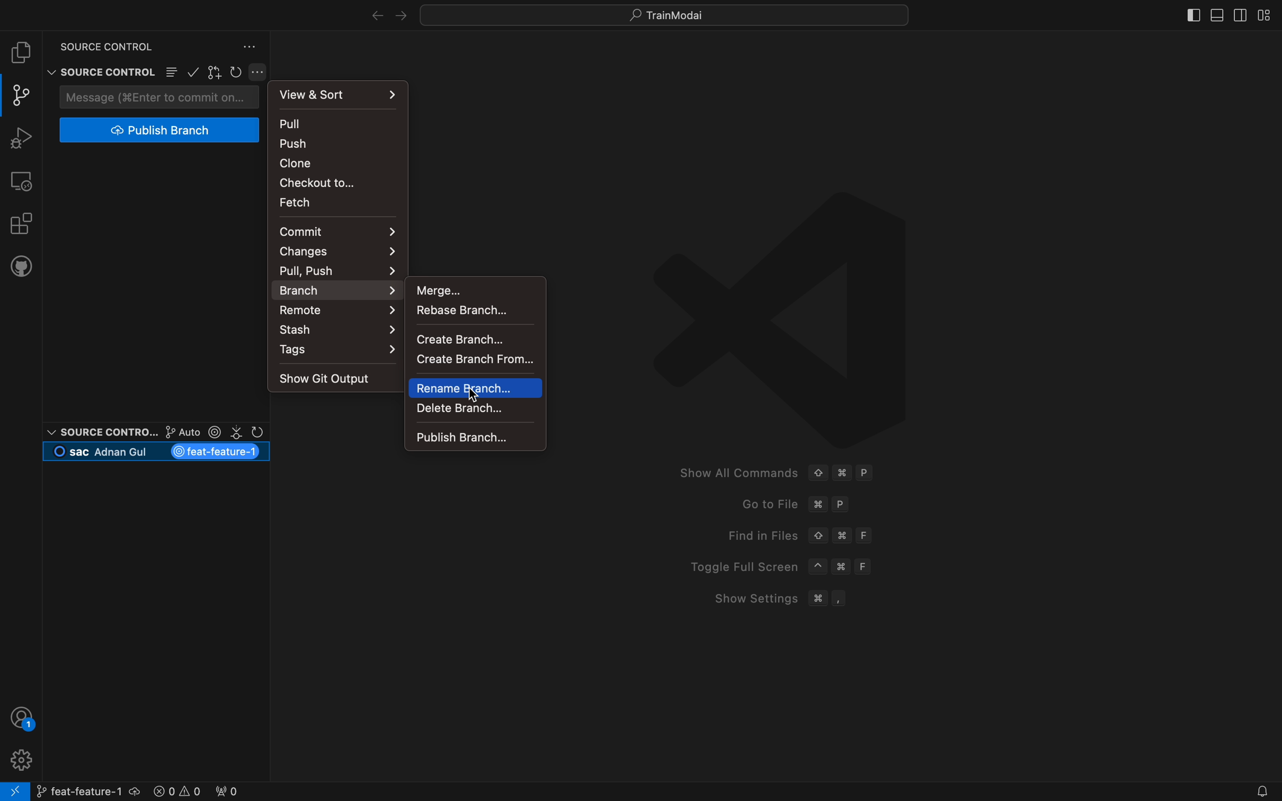 The image size is (1282, 801). What do you see at coordinates (841, 598) in the screenshot?
I see `,` at bounding box center [841, 598].